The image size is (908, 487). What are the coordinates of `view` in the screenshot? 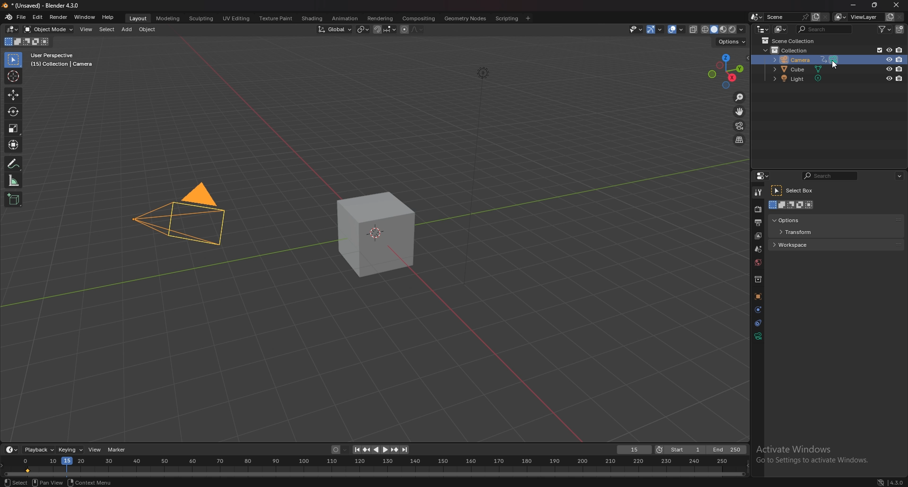 It's located at (94, 450).